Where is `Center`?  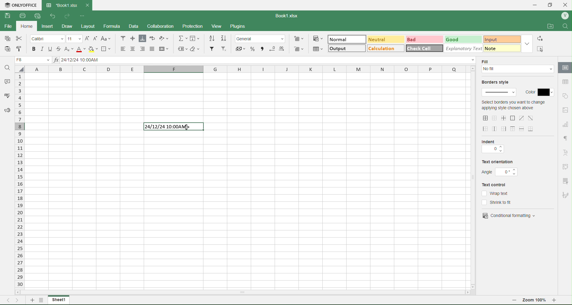 Center is located at coordinates (133, 49).